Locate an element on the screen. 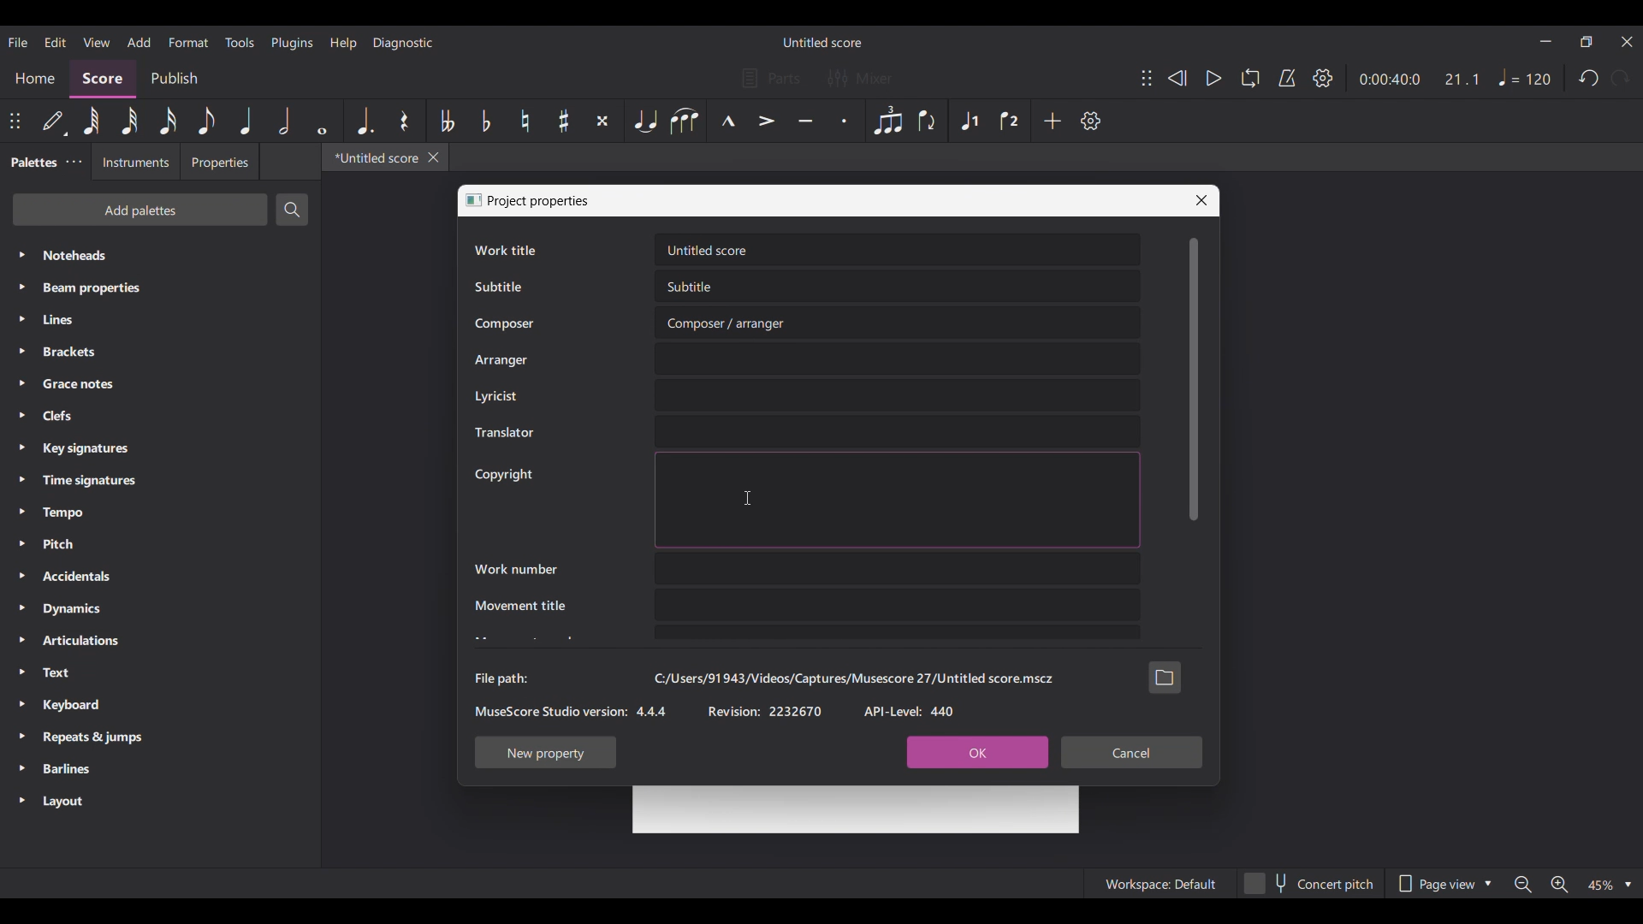 The height and width of the screenshot is (924, 1643). Layout is located at coordinates (160, 802).